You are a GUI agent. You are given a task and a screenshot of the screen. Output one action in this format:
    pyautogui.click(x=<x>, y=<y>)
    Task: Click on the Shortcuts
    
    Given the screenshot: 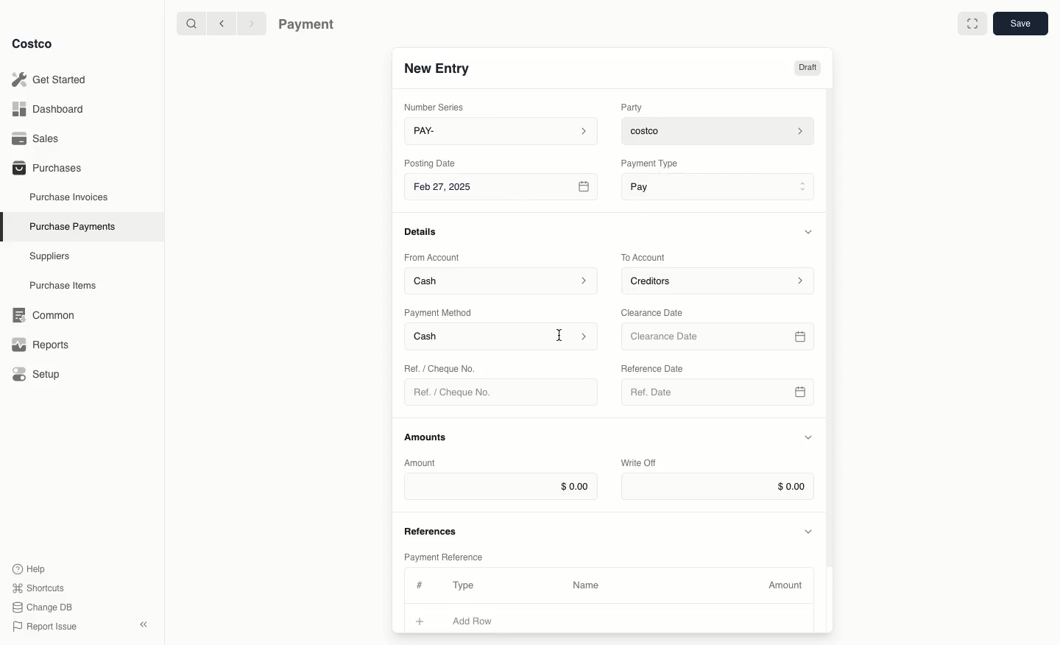 What is the action you would take?
    pyautogui.click(x=38, y=587)
    